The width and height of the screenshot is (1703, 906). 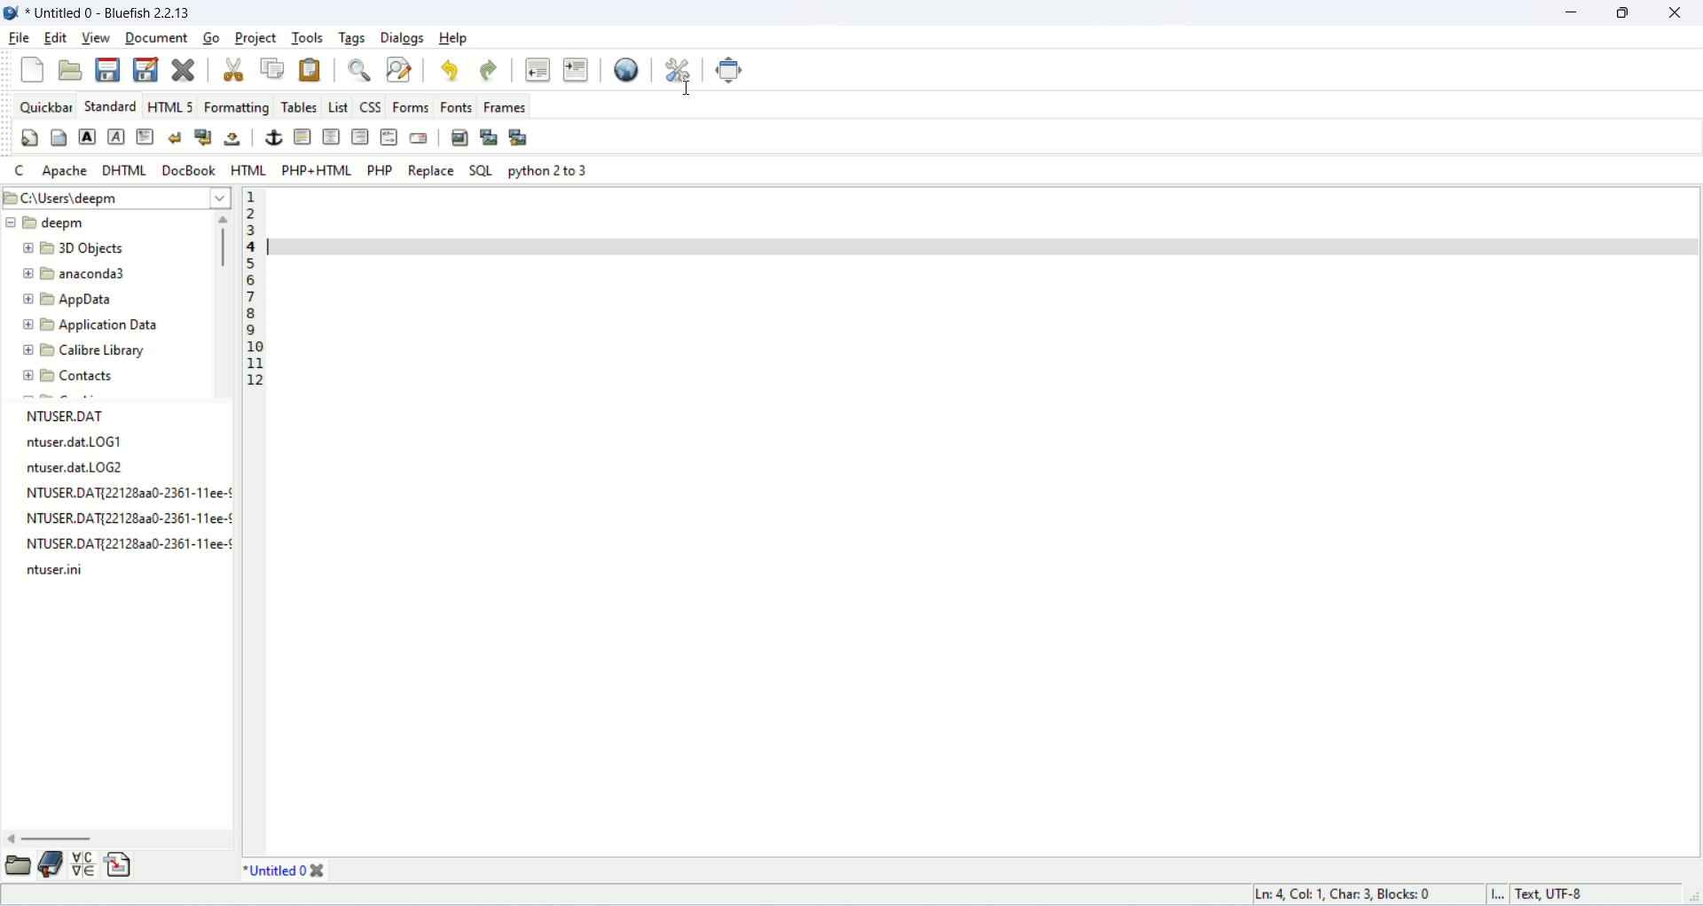 What do you see at coordinates (1500, 895) in the screenshot?
I see `I` at bounding box center [1500, 895].